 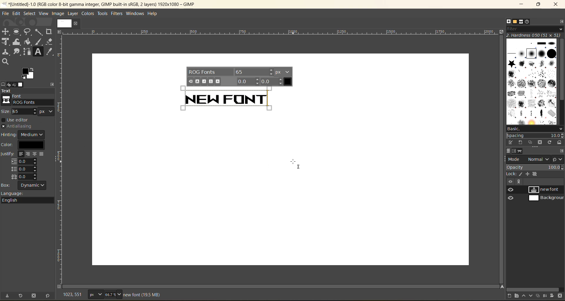 What do you see at coordinates (535, 167) in the screenshot?
I see `opacity` at bounding box center [535, 167].